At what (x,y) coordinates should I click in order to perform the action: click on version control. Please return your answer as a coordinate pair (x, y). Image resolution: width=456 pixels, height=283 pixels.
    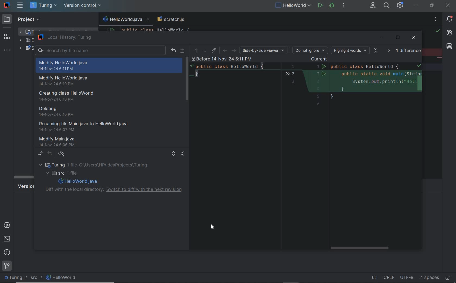
    Looking at the image, I should click on (83, 6).